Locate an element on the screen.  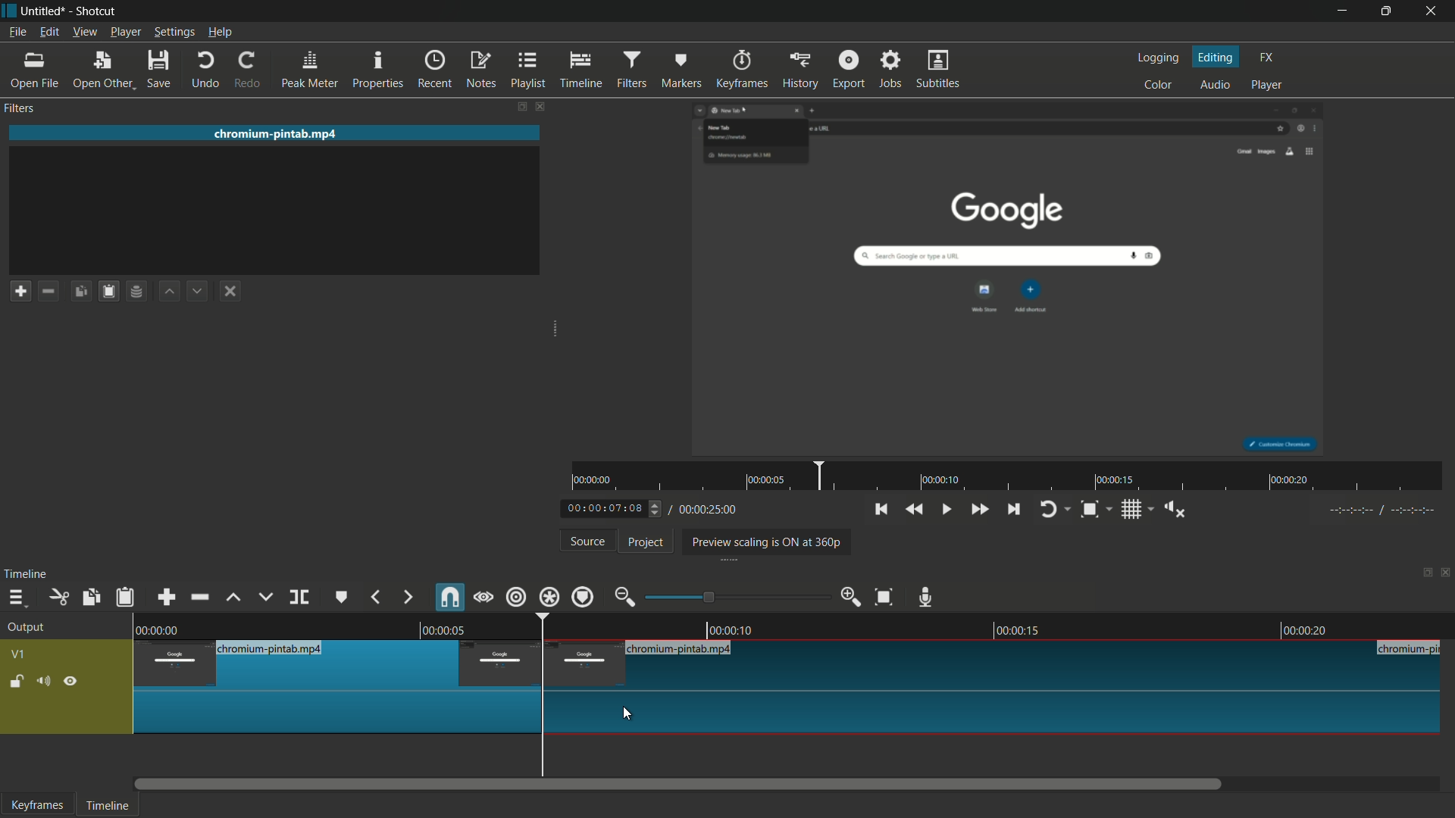
zoom out is located at coordinates (624, 598).